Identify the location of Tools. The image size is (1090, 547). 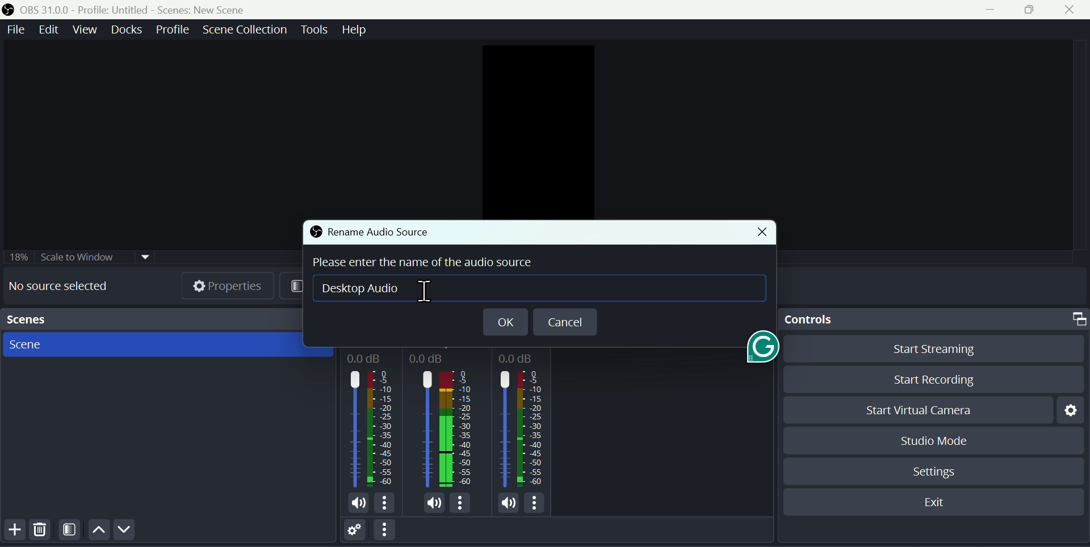
(314, 31).